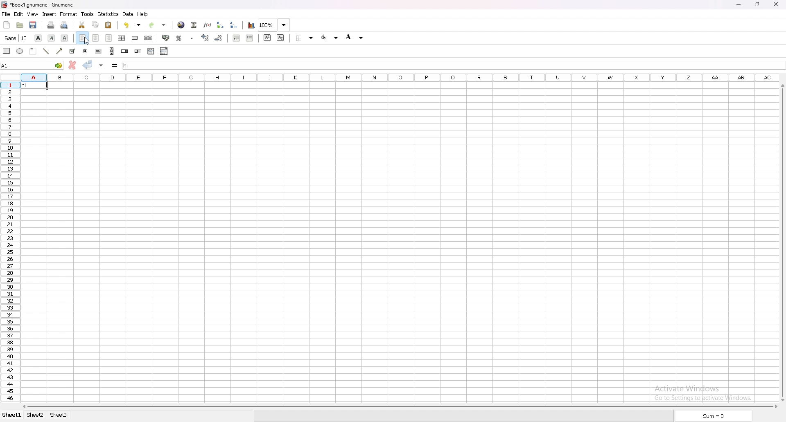  Describe the element at coordinates (355, 37) in the screenshot. I see `background` at that location.